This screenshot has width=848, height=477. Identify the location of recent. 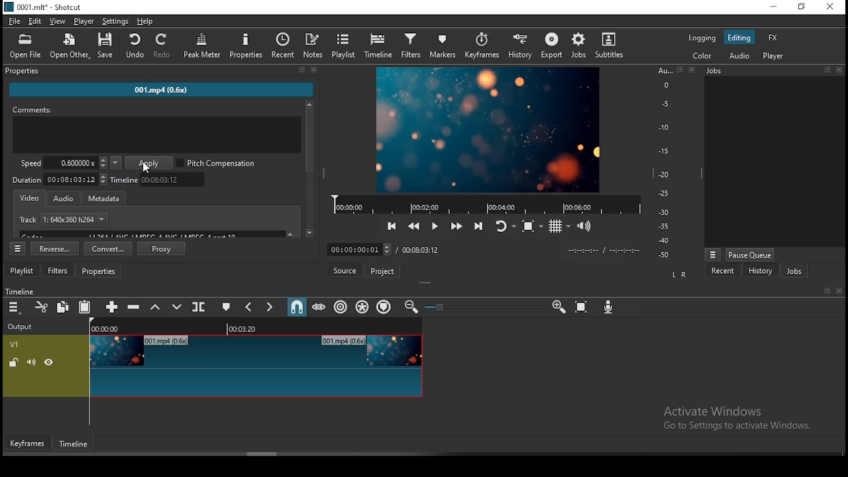
(725, 270).